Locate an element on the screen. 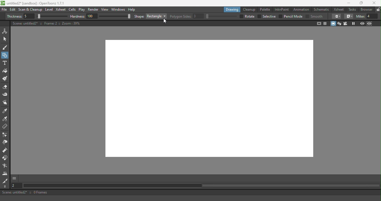 Image resolution: width=381 pixels, height=201 pixels. Type tool is located at coordinates (6, 63).